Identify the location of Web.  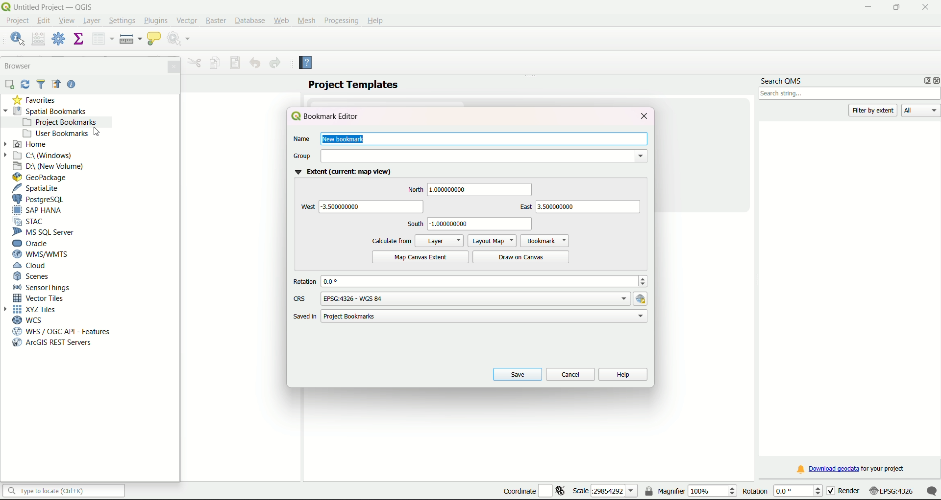
(281, 21).